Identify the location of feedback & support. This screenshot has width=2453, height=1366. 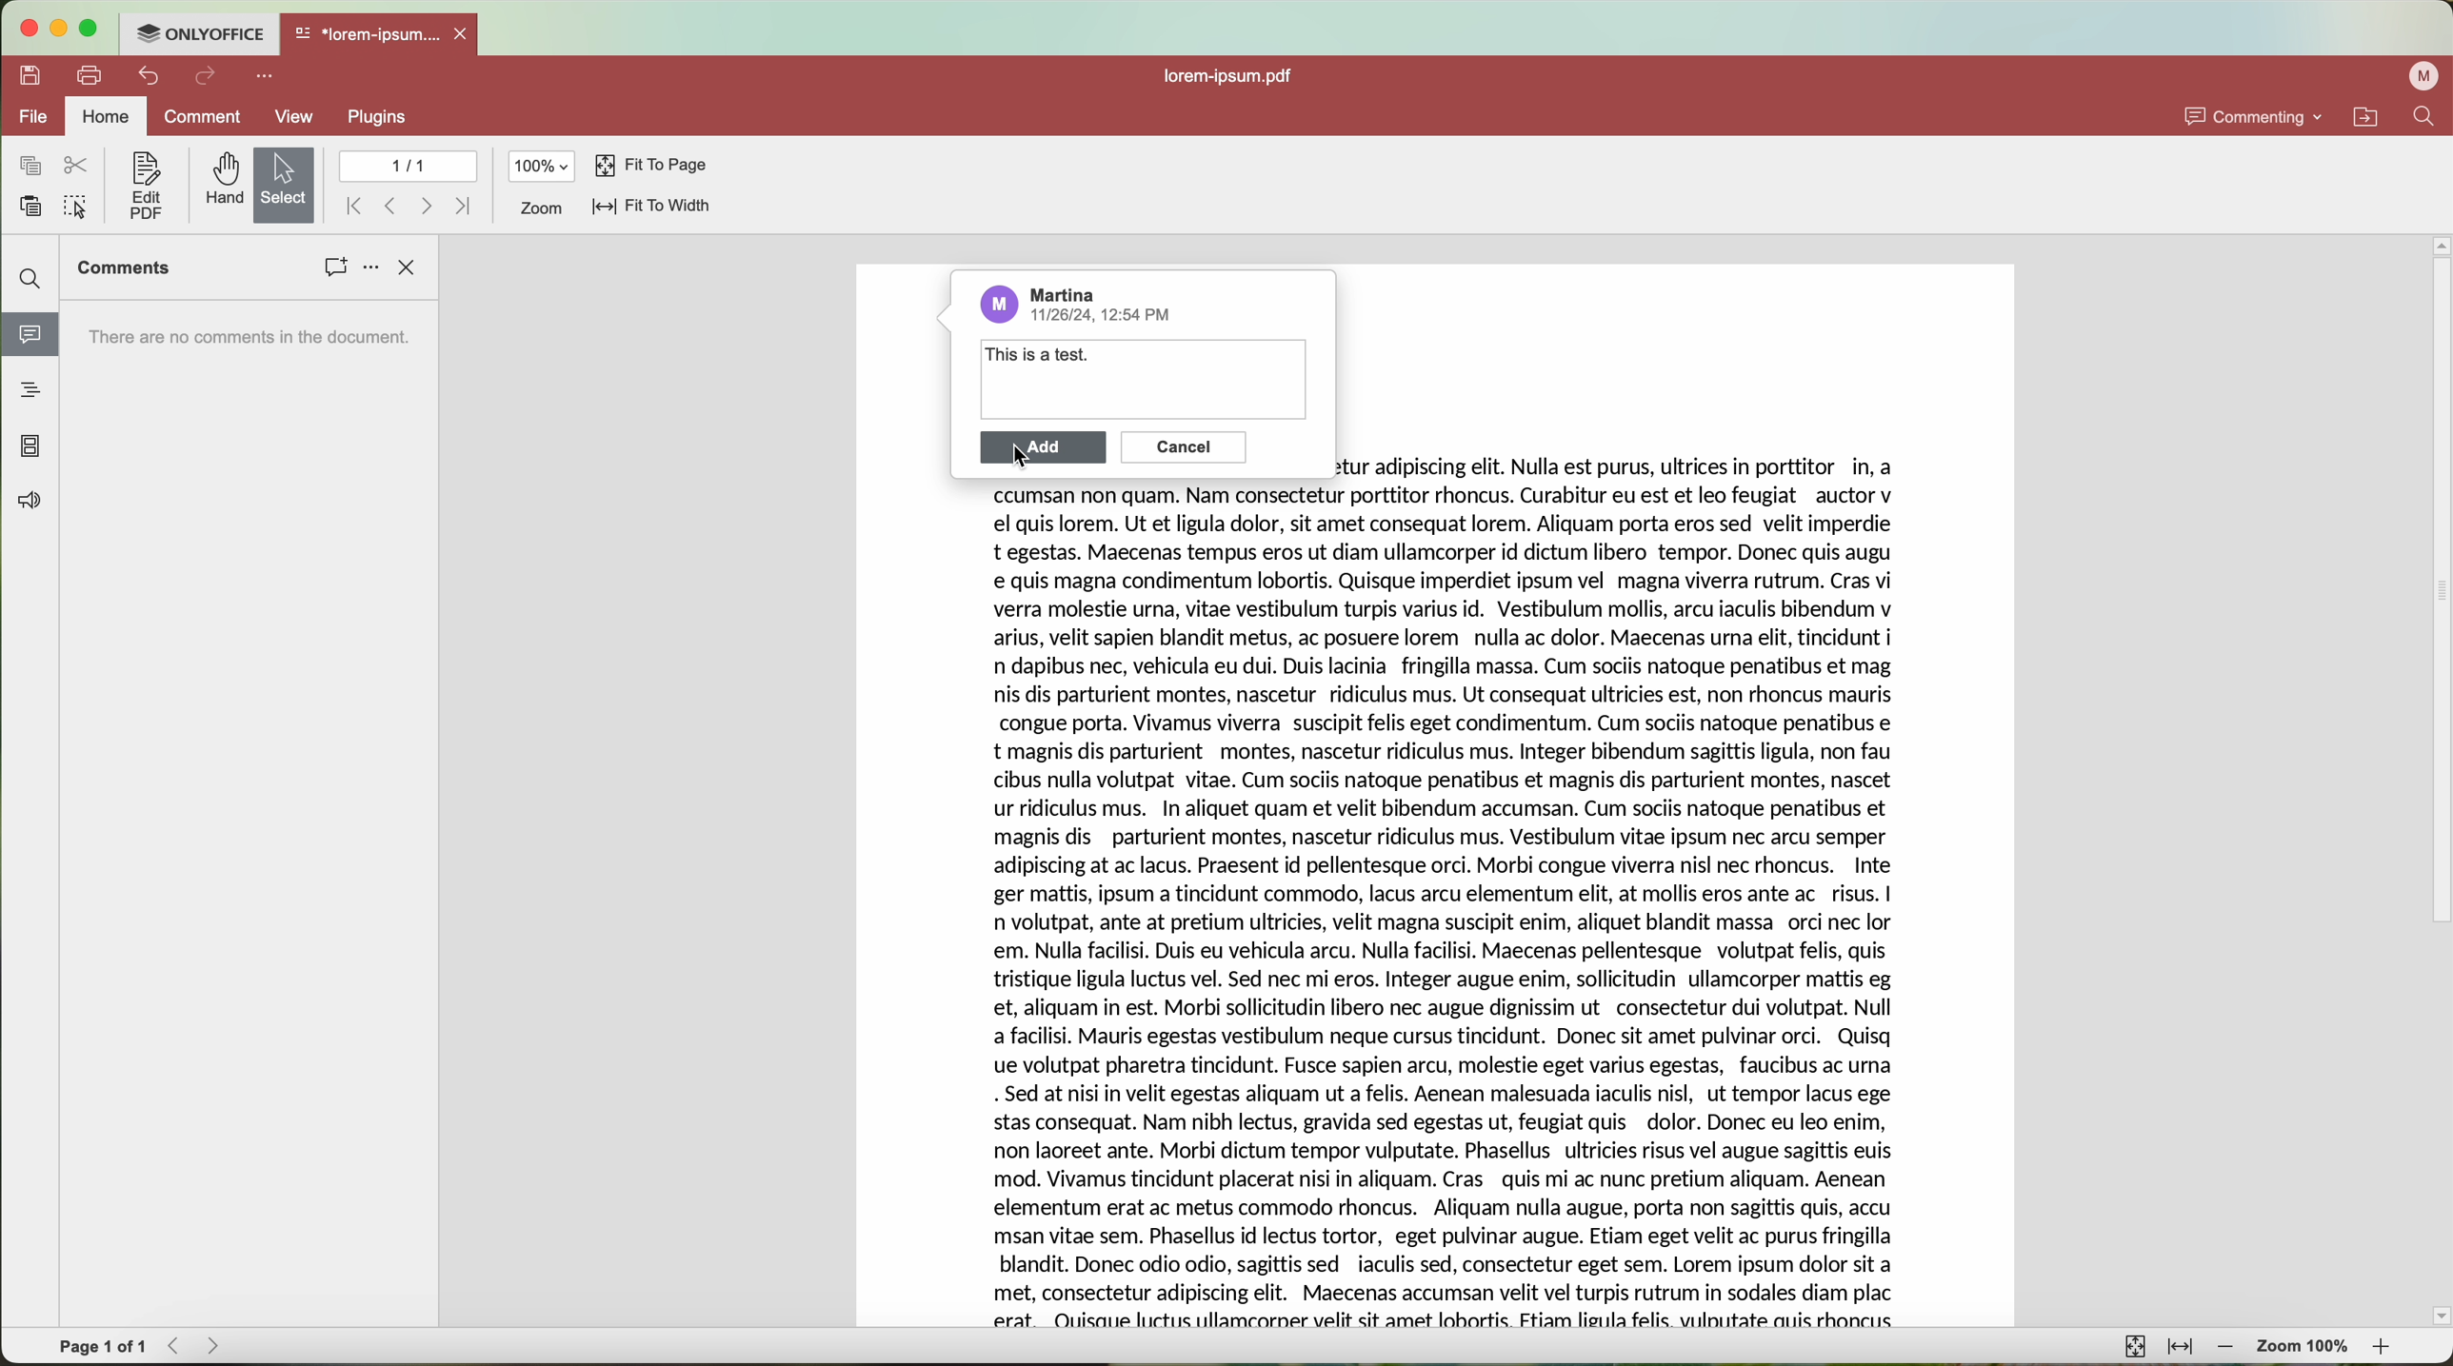
(30, 503).